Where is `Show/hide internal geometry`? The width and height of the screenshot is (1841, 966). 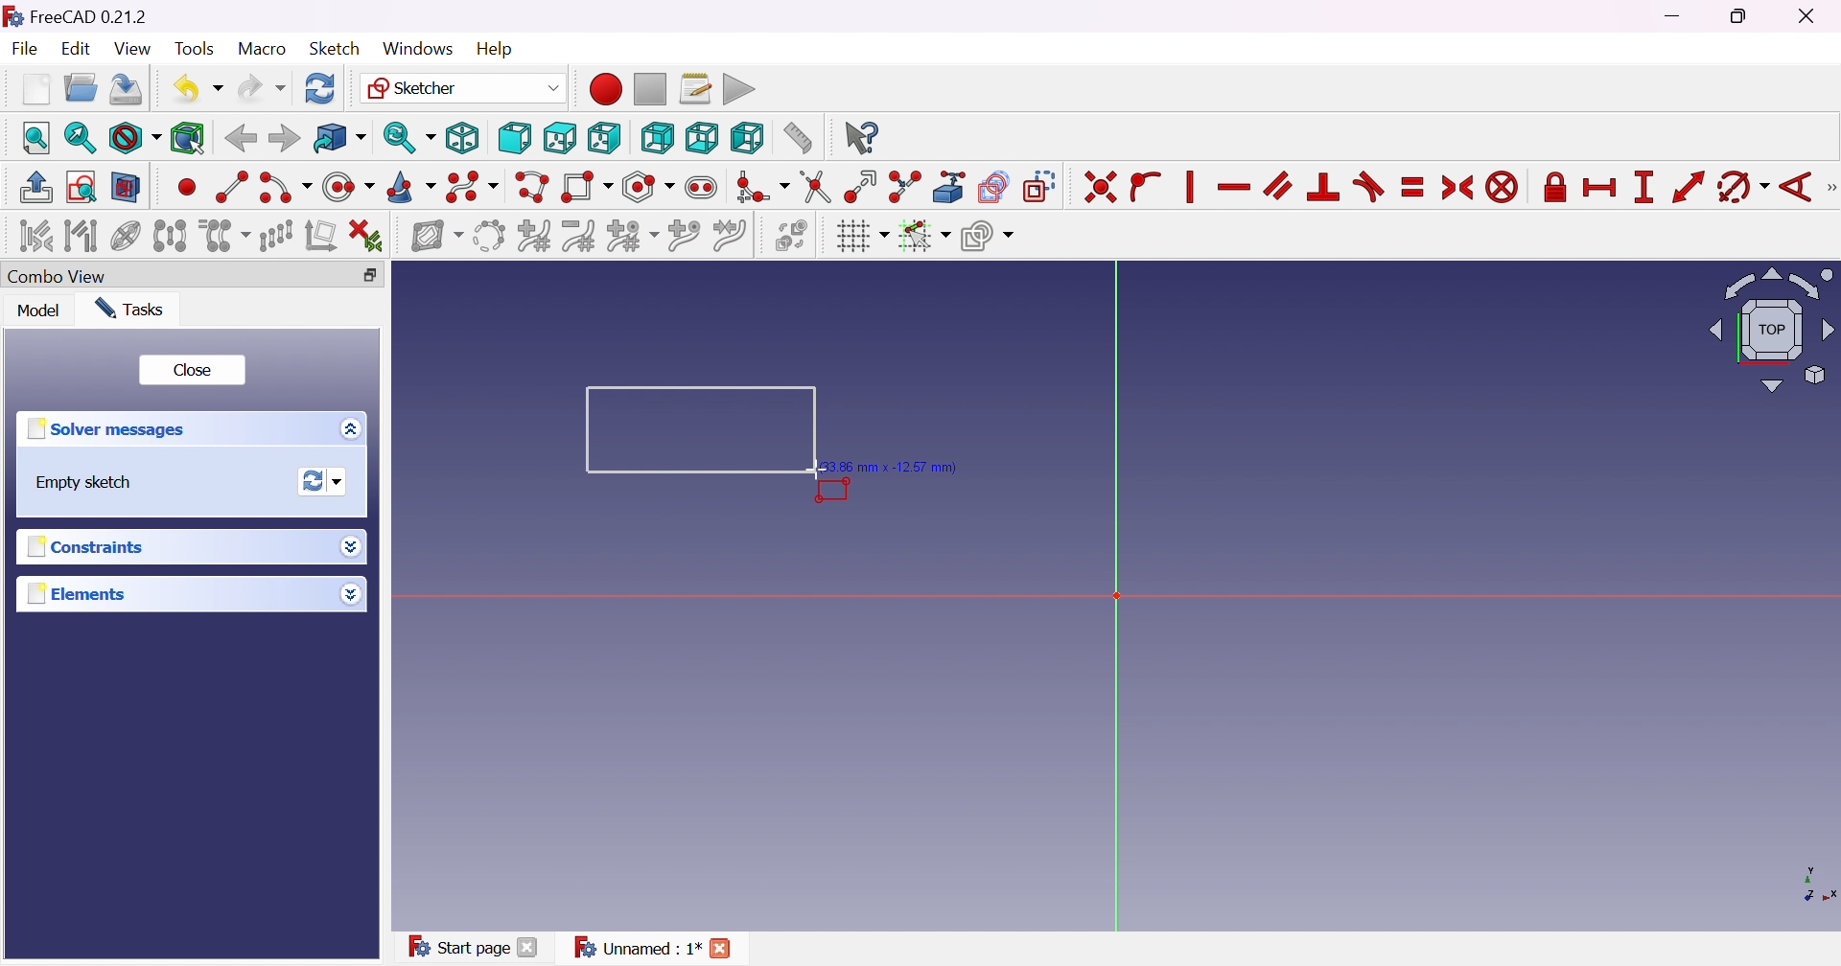
Show/hide internal geometry is located at coordinates (128, 236).